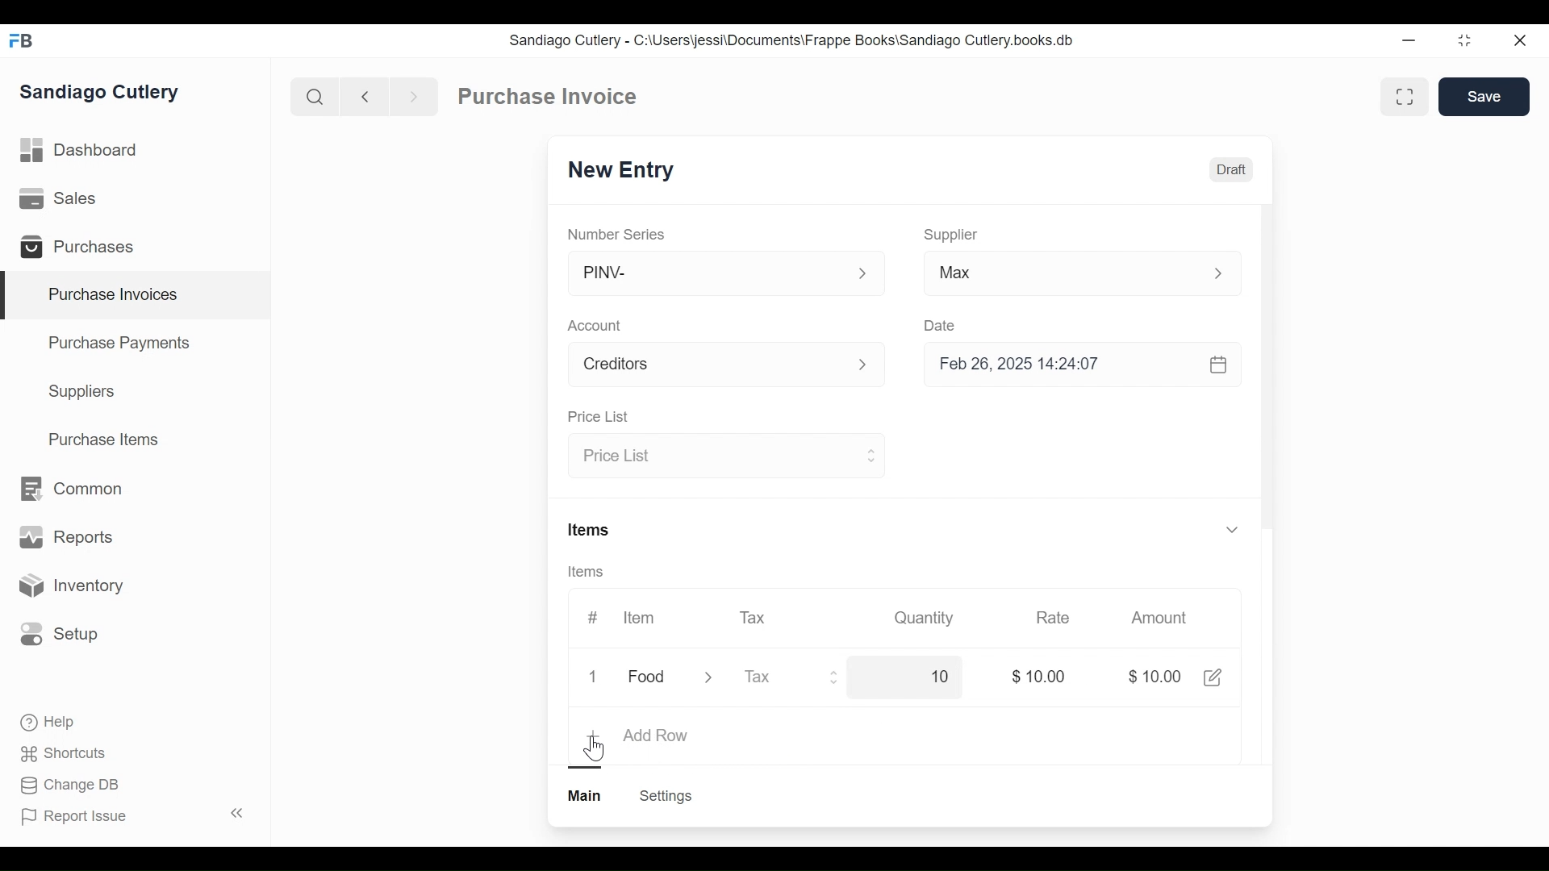 This screenshot has height=871, width=1549. What do you see at coordinates (60, 633) in the screenshot?
I see `Setup` at bounding box center [60, 633].